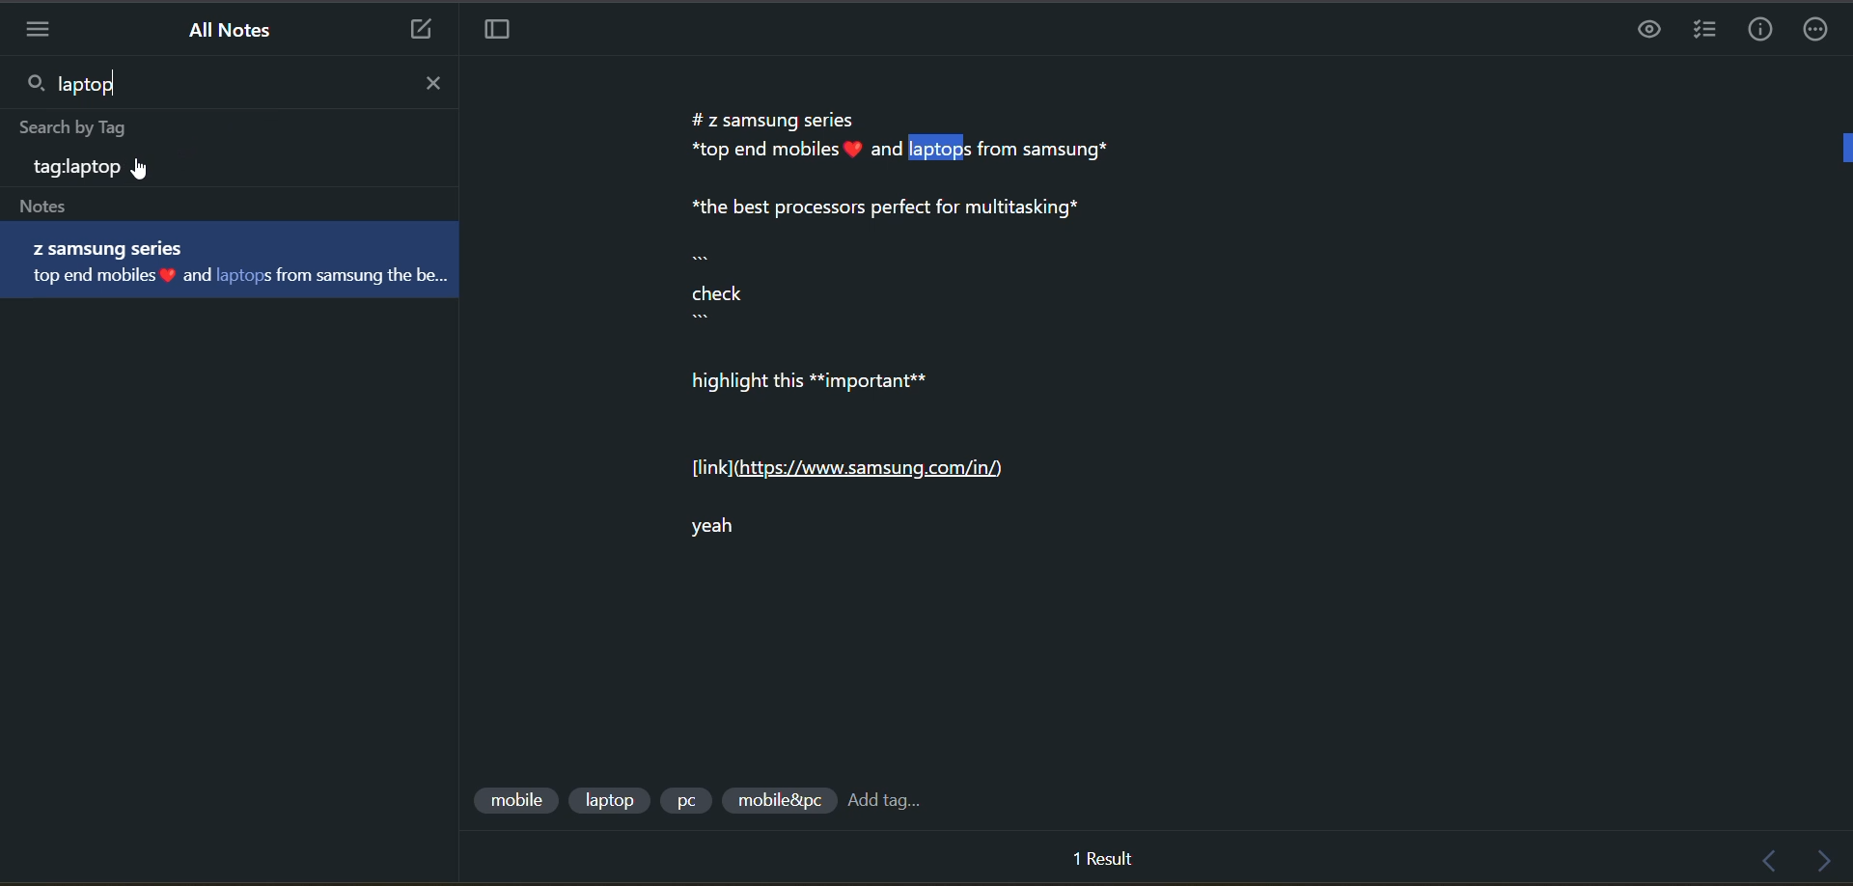 This screenshot has width=1853, height=886. What do you see at coordinates (233, 30) in the screenshot?
I see `all notes` at bounding box center [233, 30].